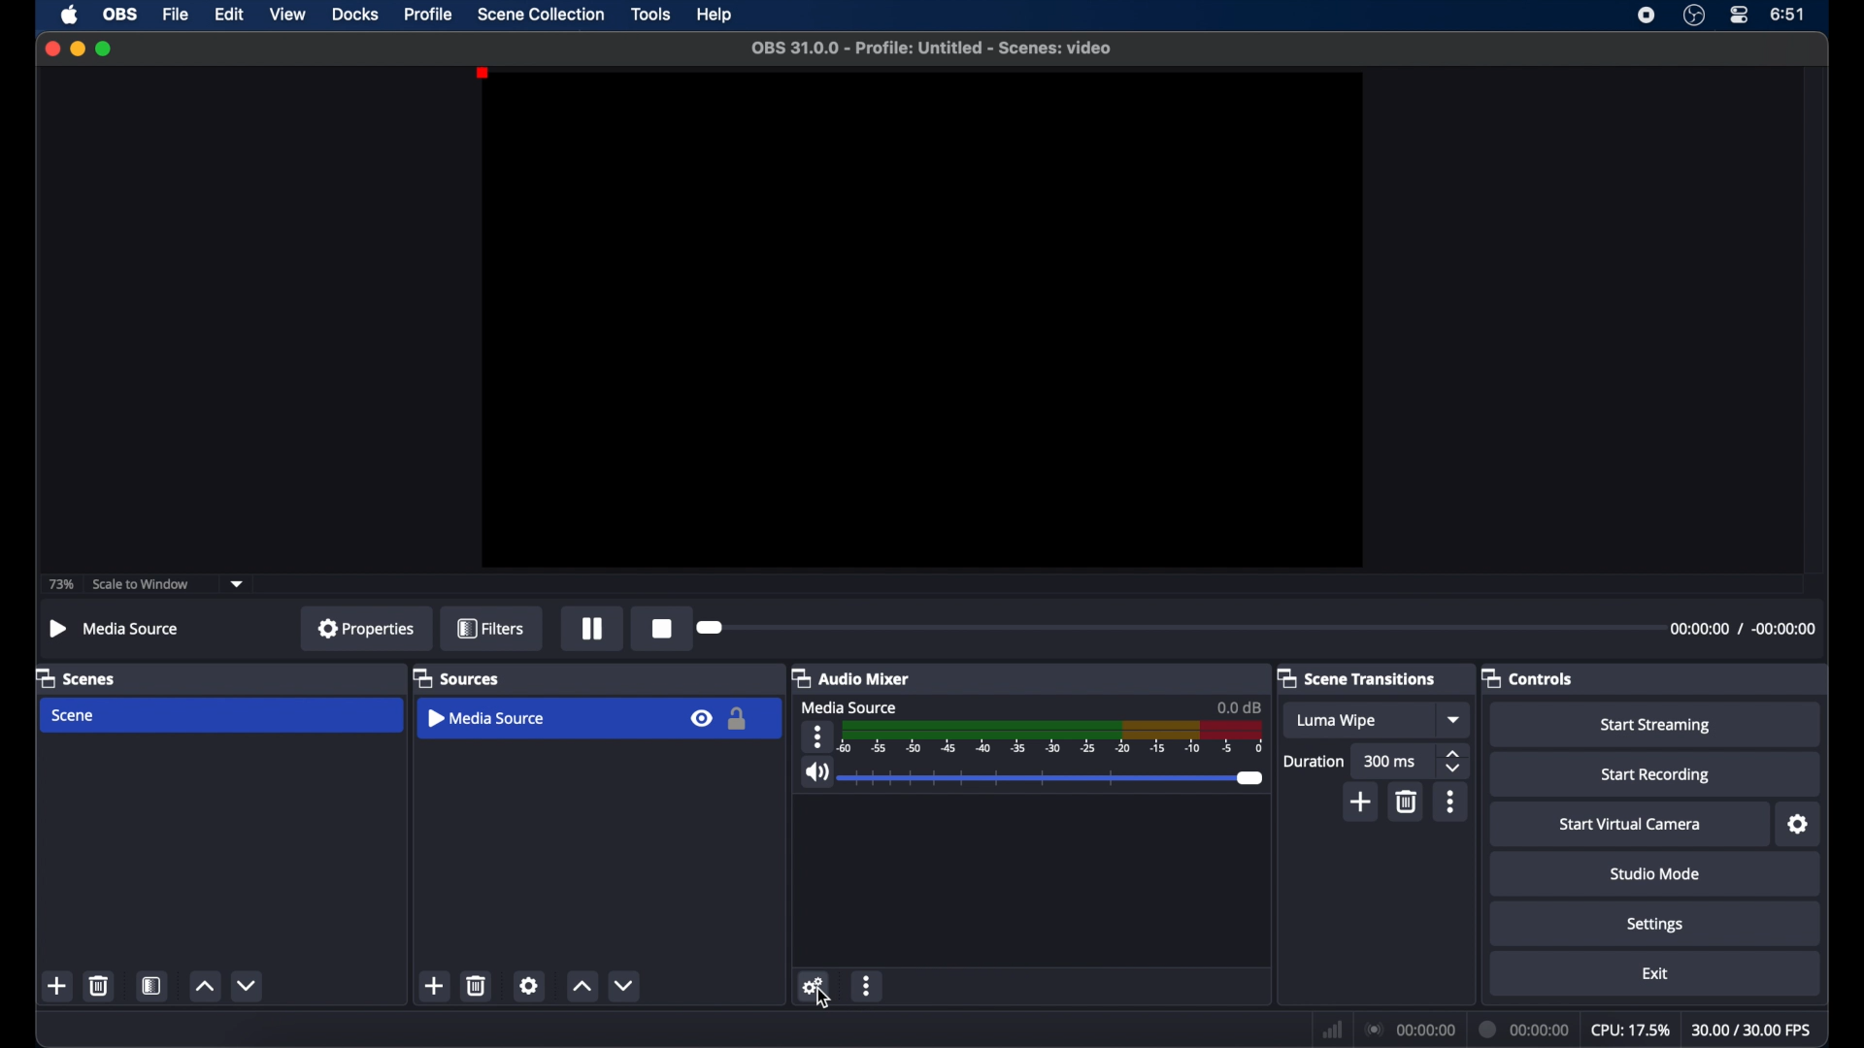  Describe the element at coordinates (815, 772) in the screenshot. I see `volume` at that location.